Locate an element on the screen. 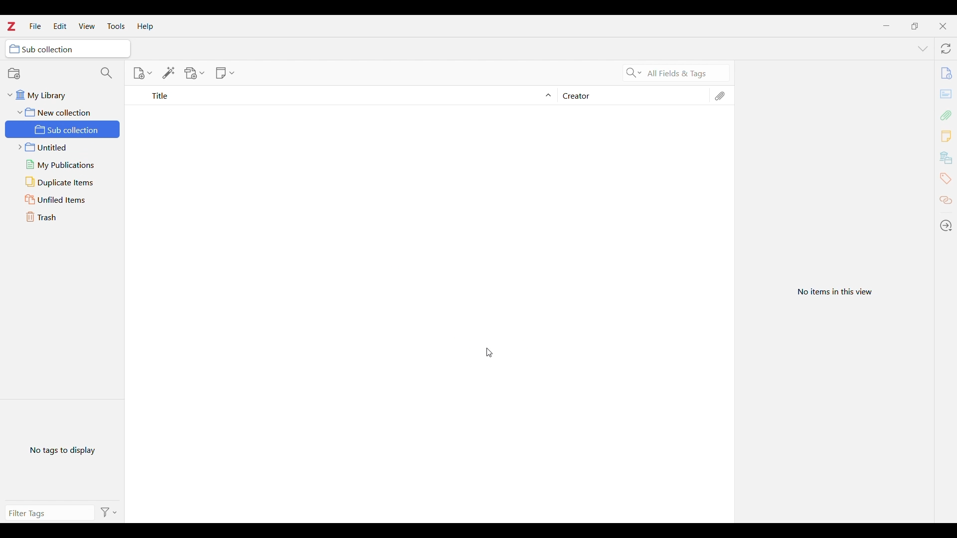 The image size is (957, 538). Cursor position unchanged is located at coordinates (489, 353).